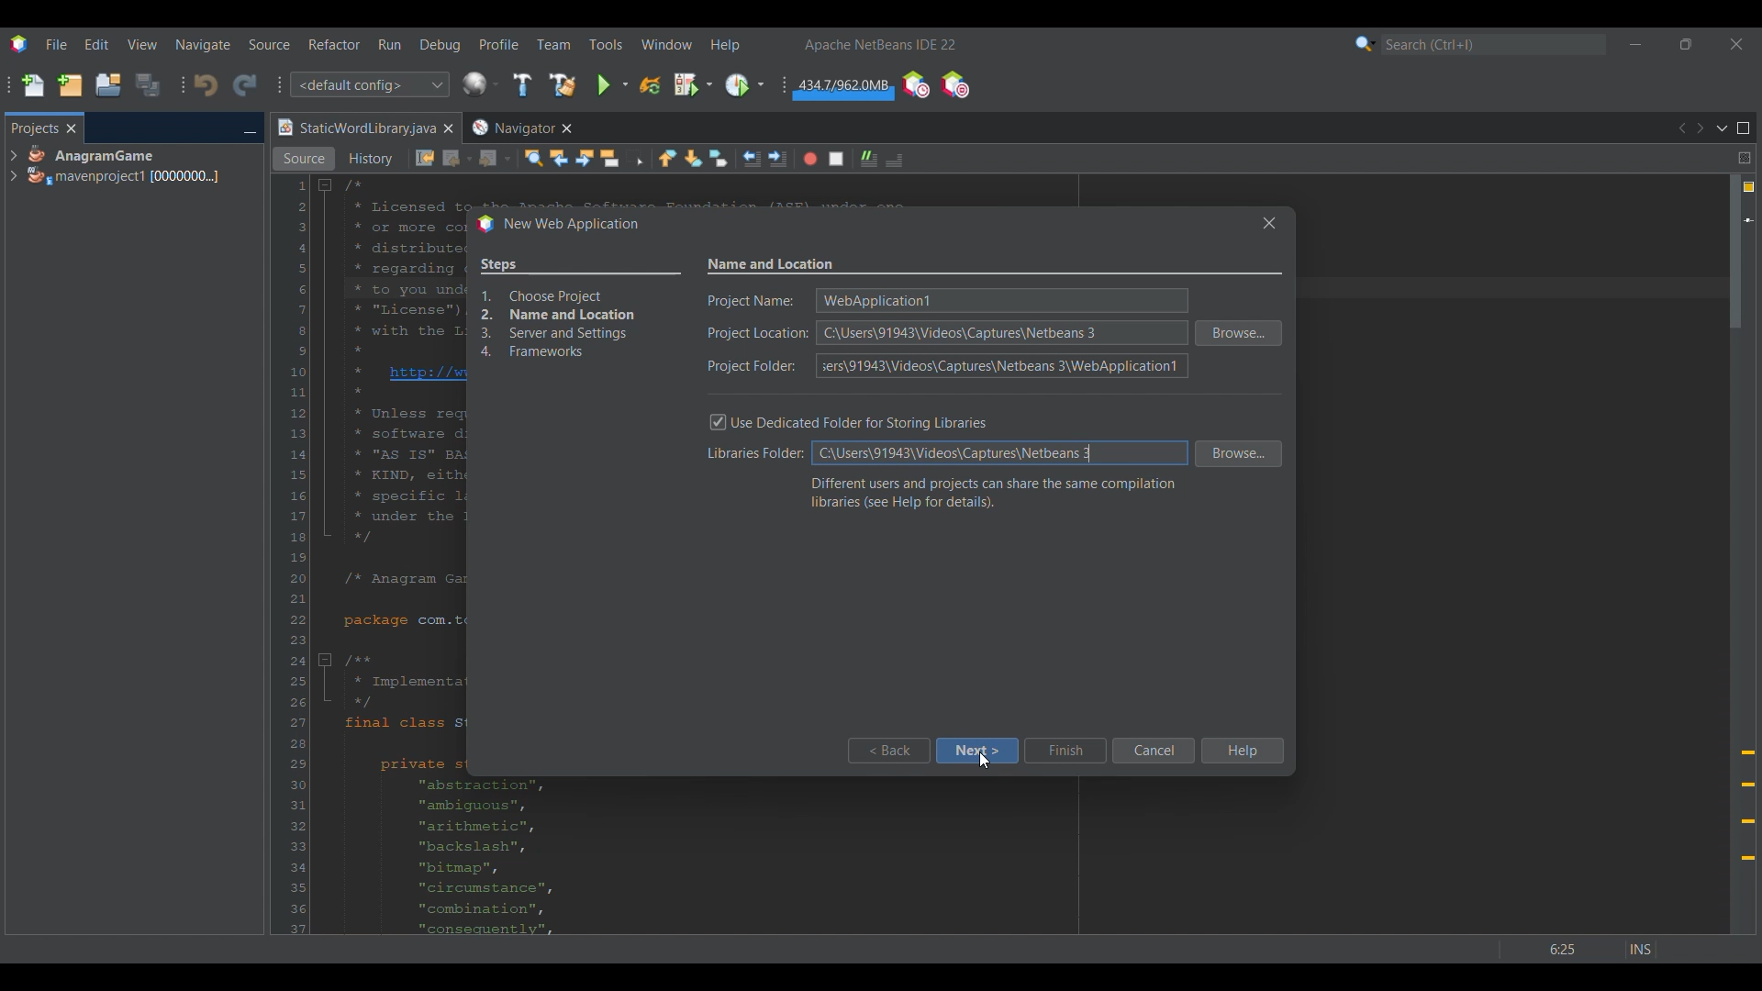  What do you see at coordinates (334, 44) in the screenshot?
I see `Refactor menu` at bounding box center [334, 44].